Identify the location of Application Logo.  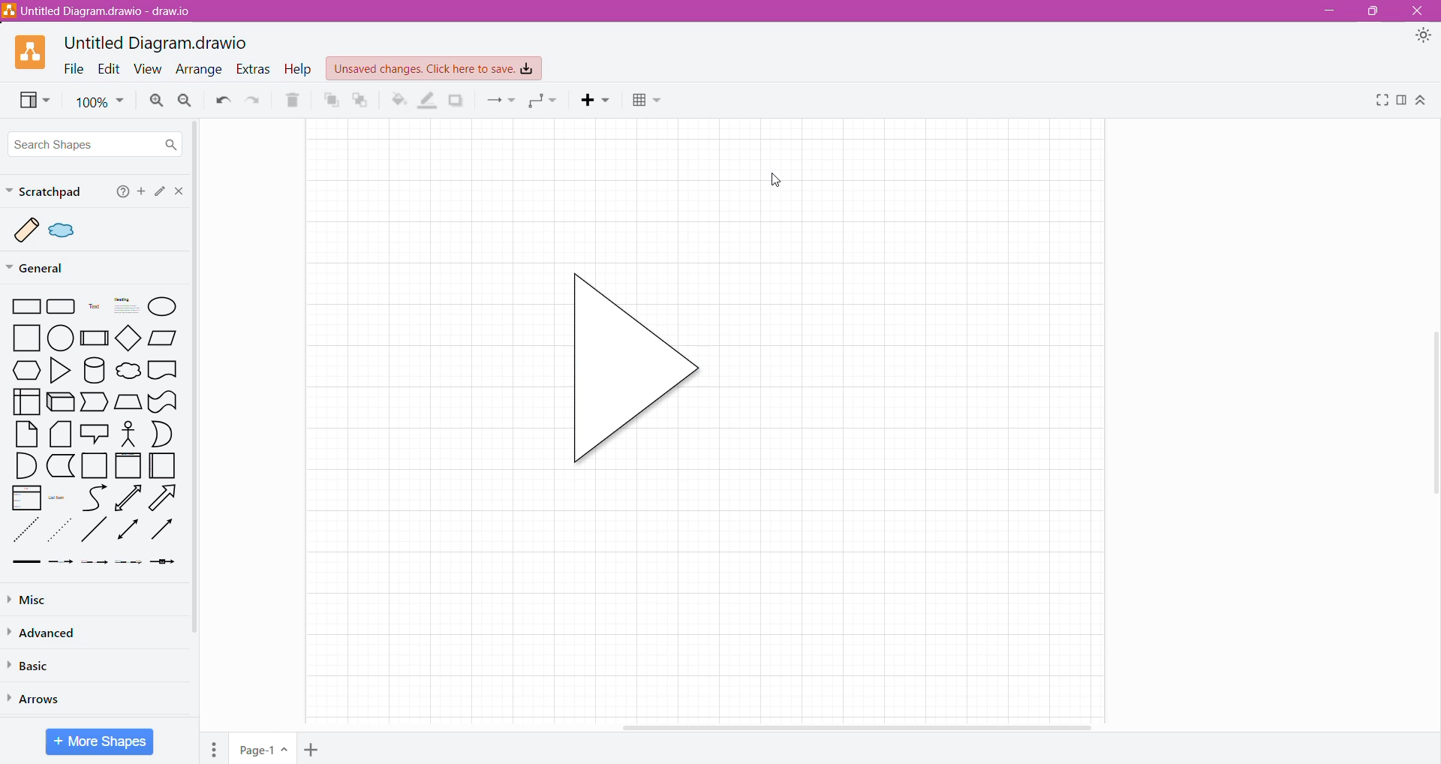
(24, 53).